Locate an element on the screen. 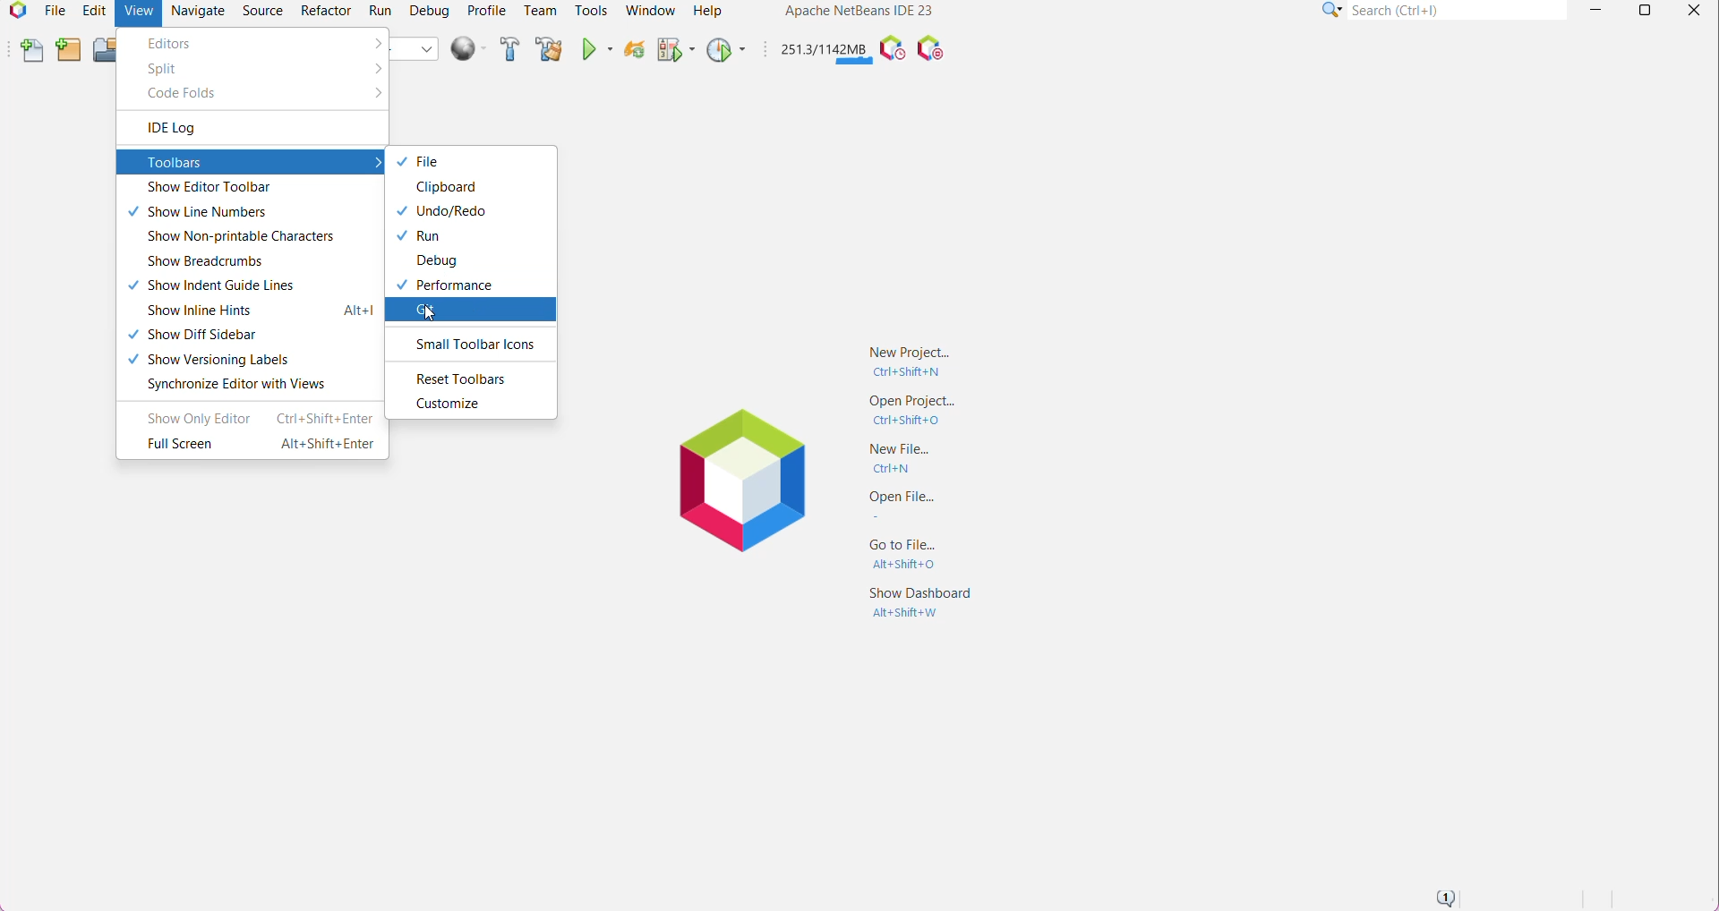  View is located at coordinates (137, 13).